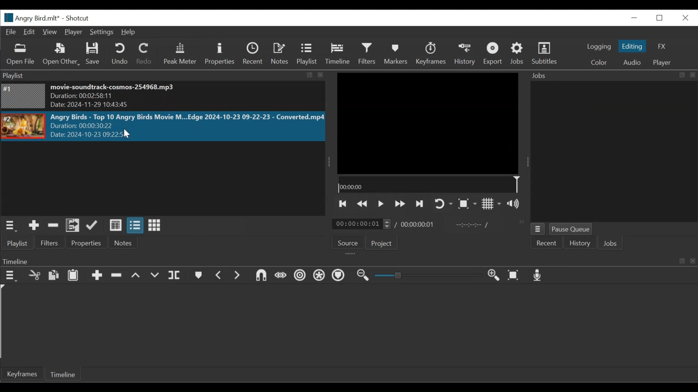  I want to click on Keyframes, so click(430, 53).